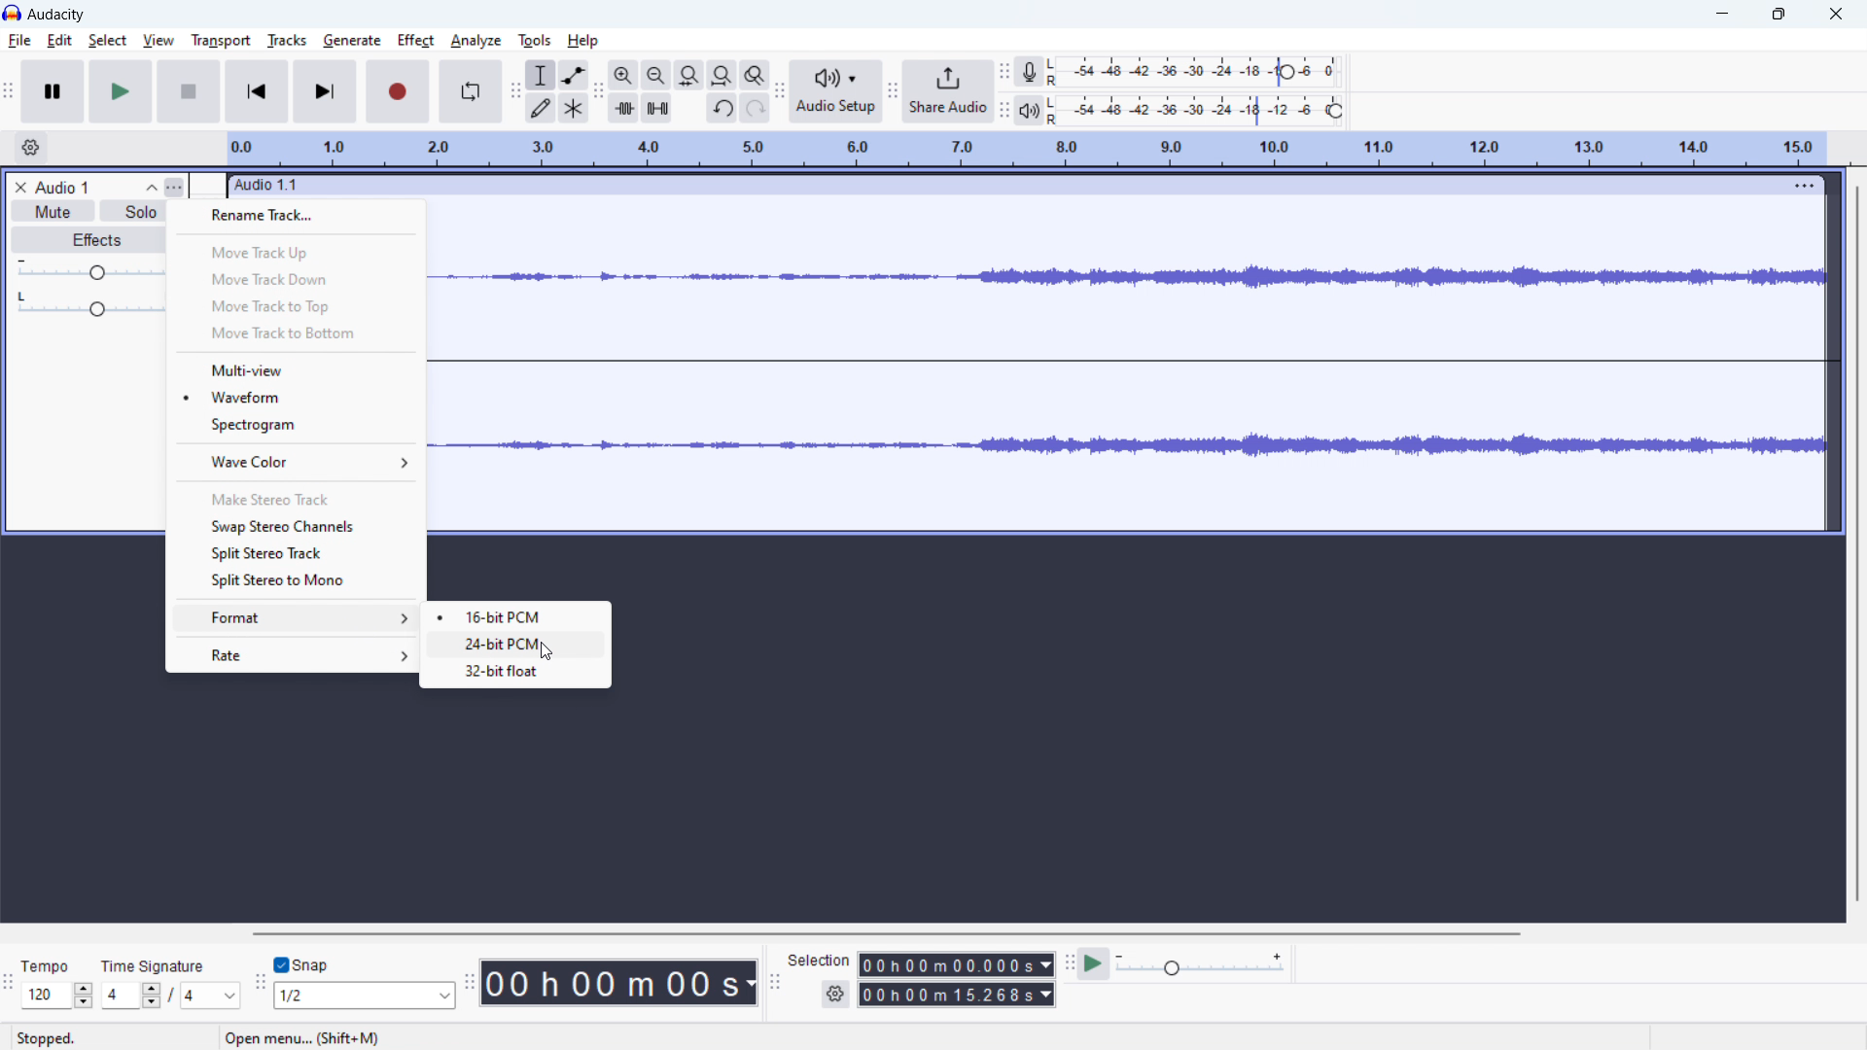 The width and height of the screenshot is (1867, 1050). Describe the element at coordinates (171, 996) in the screenshot. I see `set time signature` at that location.